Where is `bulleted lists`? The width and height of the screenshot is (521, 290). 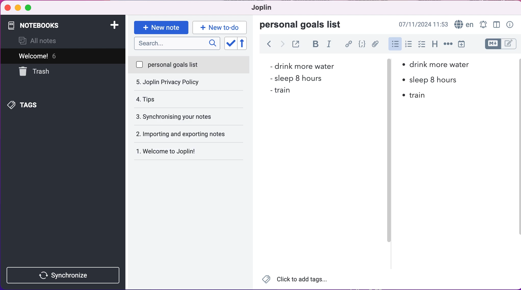 bulleted lists is located at coordinates (395, 44).